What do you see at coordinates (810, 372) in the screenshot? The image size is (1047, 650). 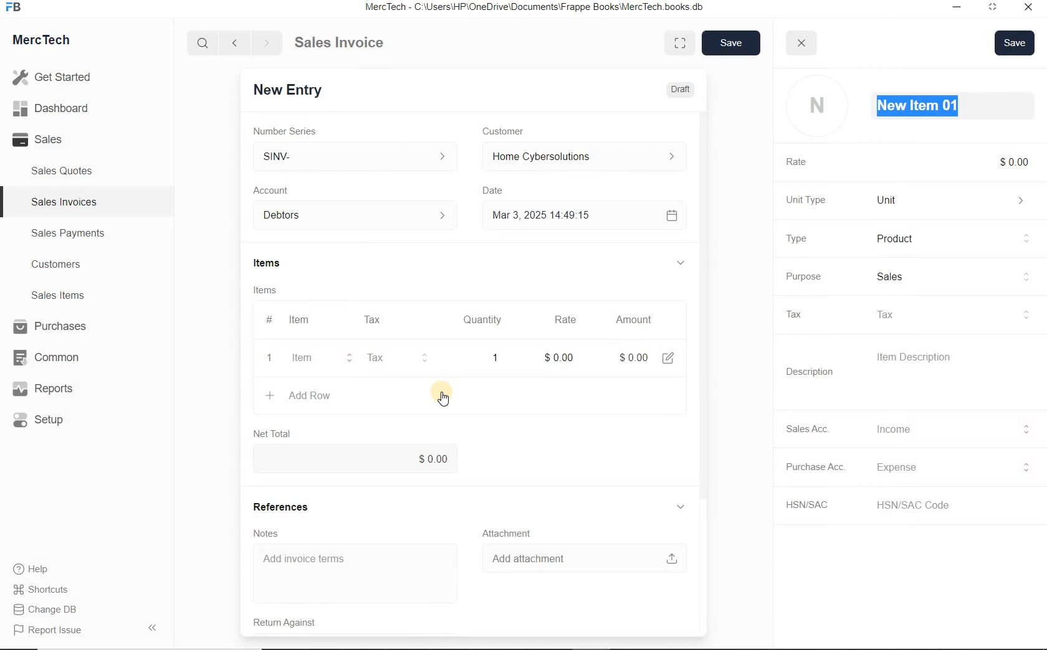 I see `Description` at bounding box center [810, 372].